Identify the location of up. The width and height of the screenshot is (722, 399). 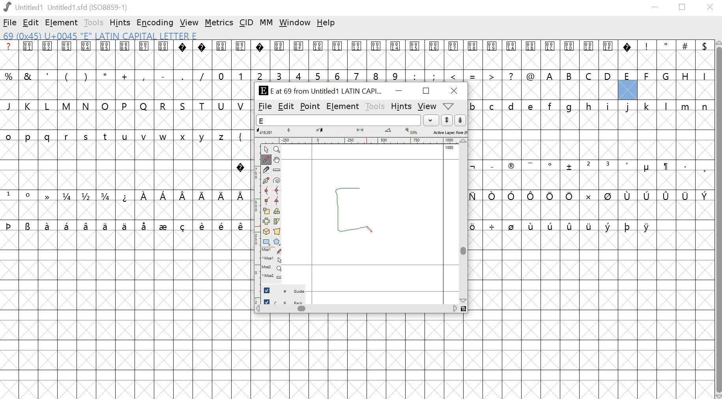
(447, 120).